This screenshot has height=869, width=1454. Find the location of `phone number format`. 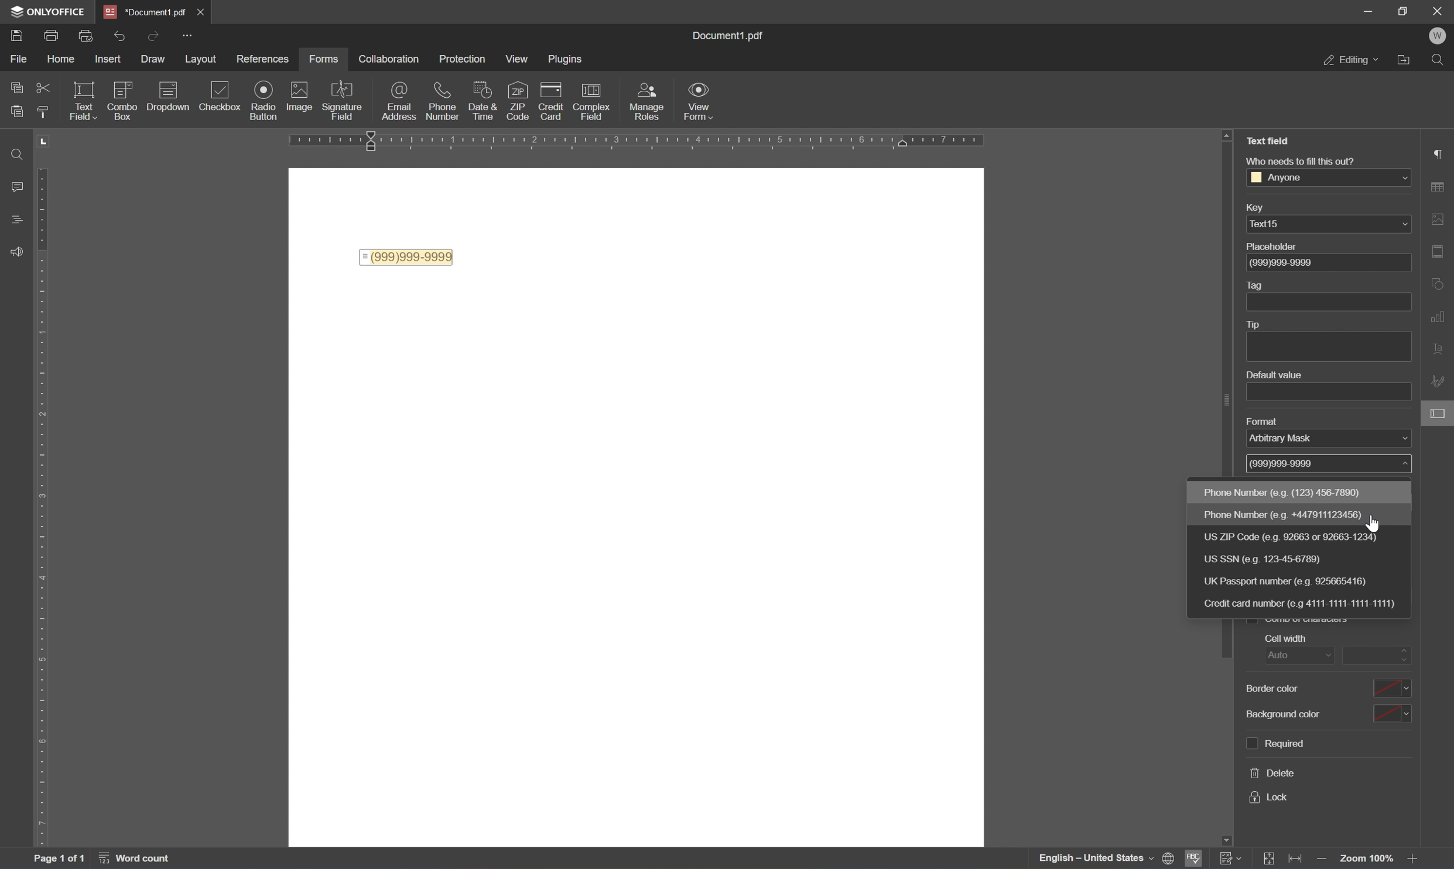

phone number format is located at coordinates (1286, 463).